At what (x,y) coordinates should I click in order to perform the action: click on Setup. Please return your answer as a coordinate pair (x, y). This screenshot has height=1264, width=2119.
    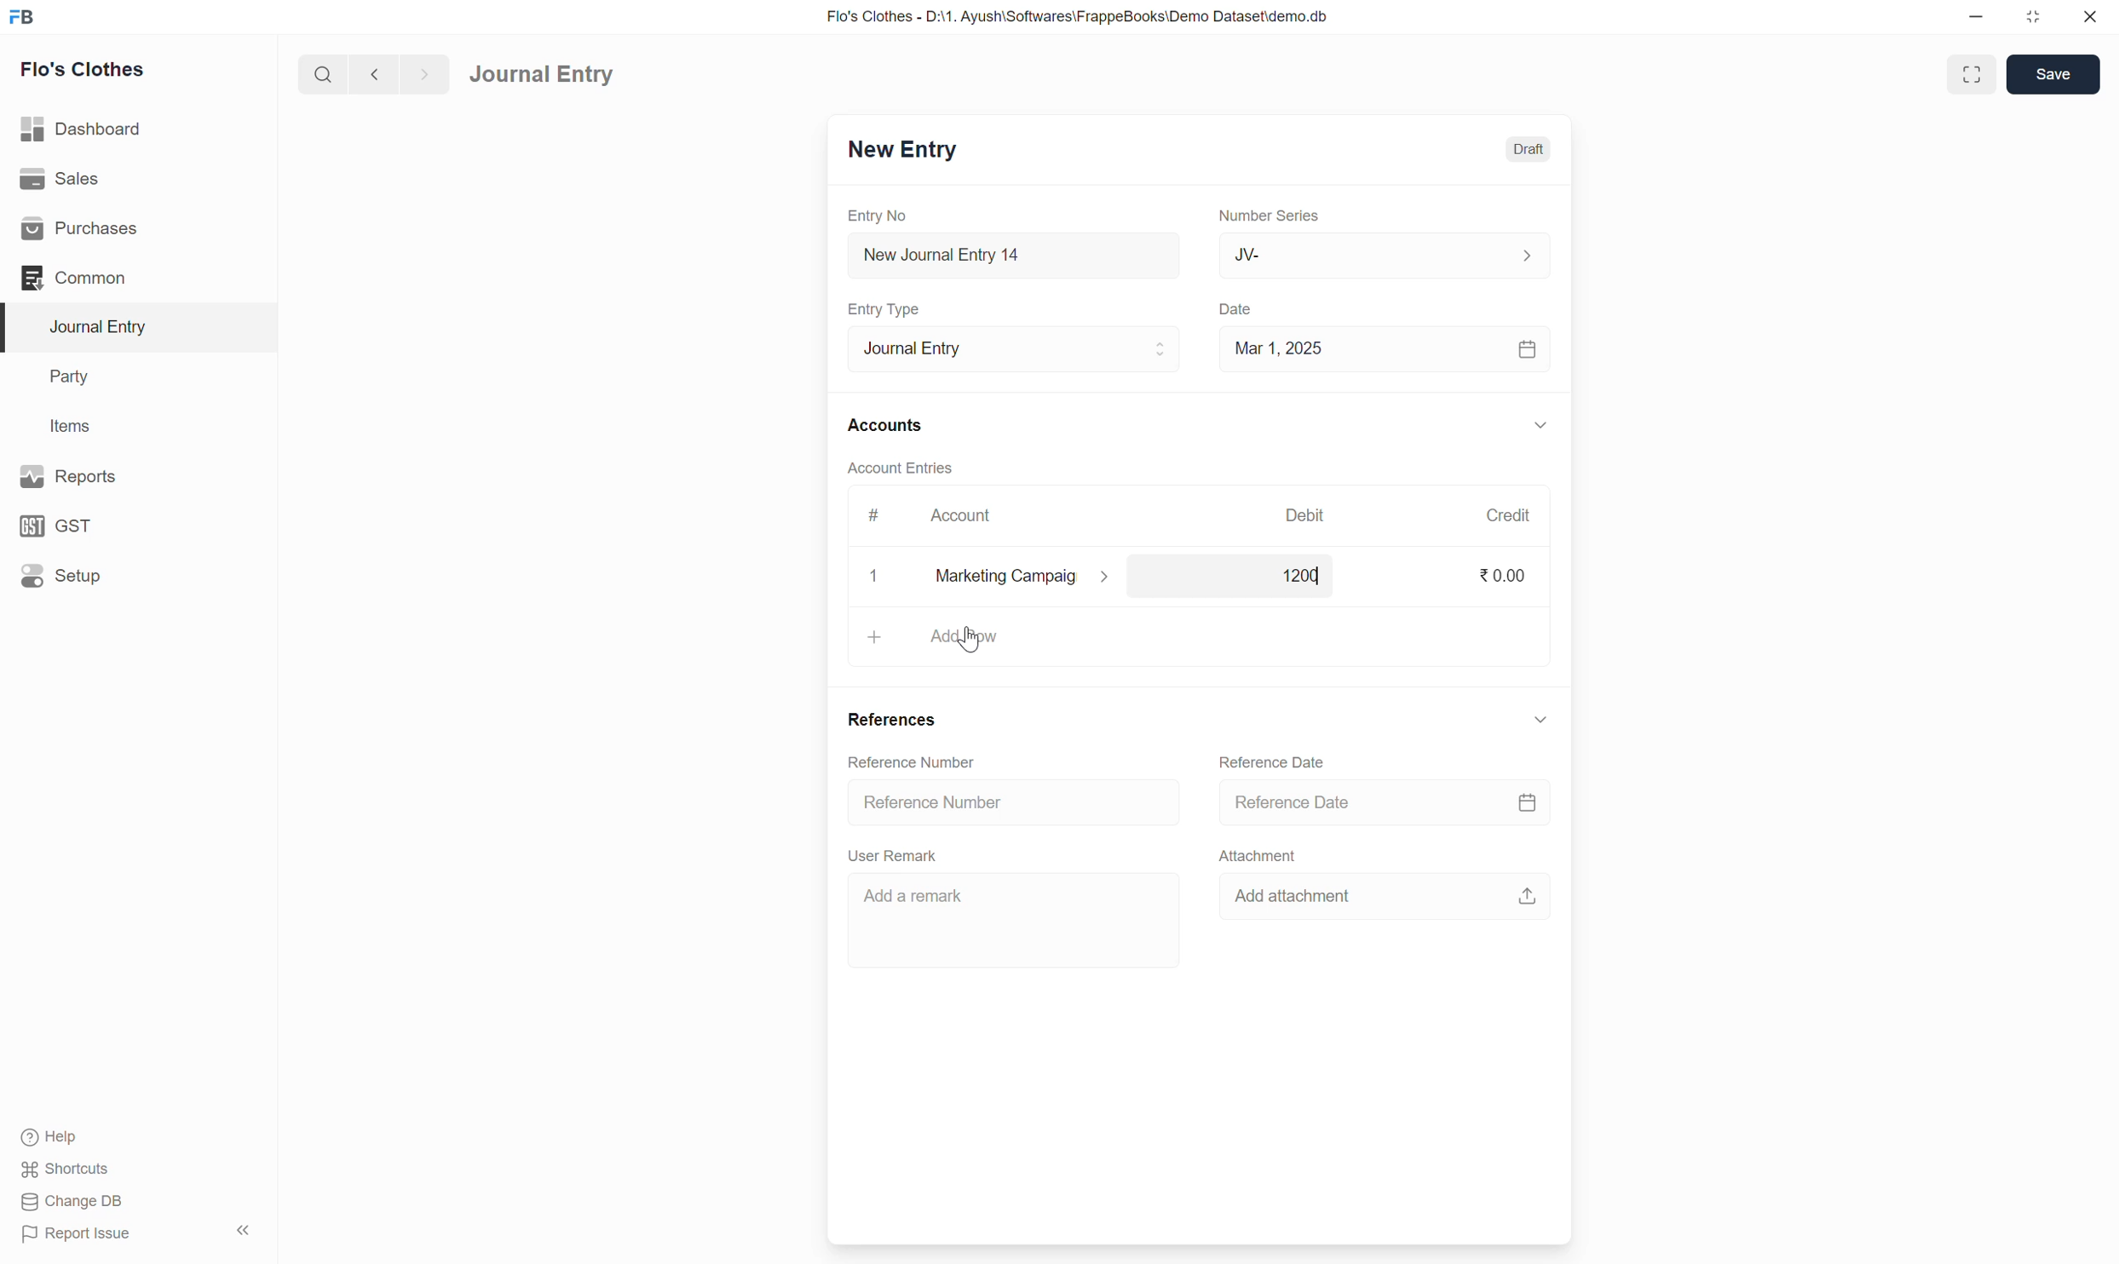
    Looking at the image, I should click on (61, 575).